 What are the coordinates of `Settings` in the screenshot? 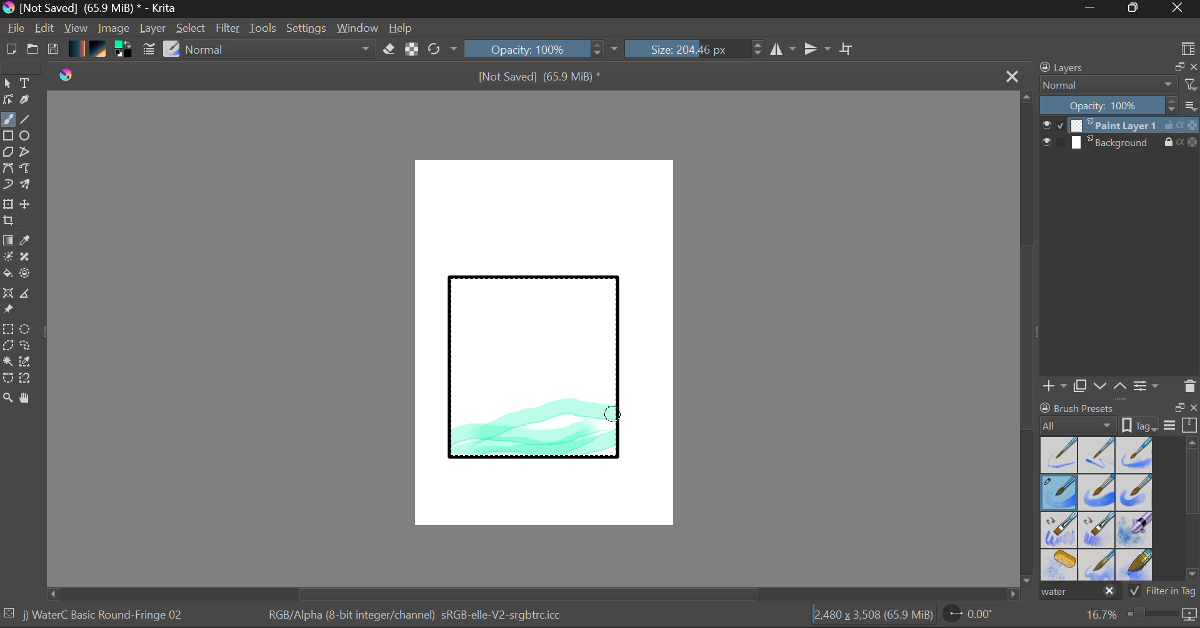 It's located at (307, 28).